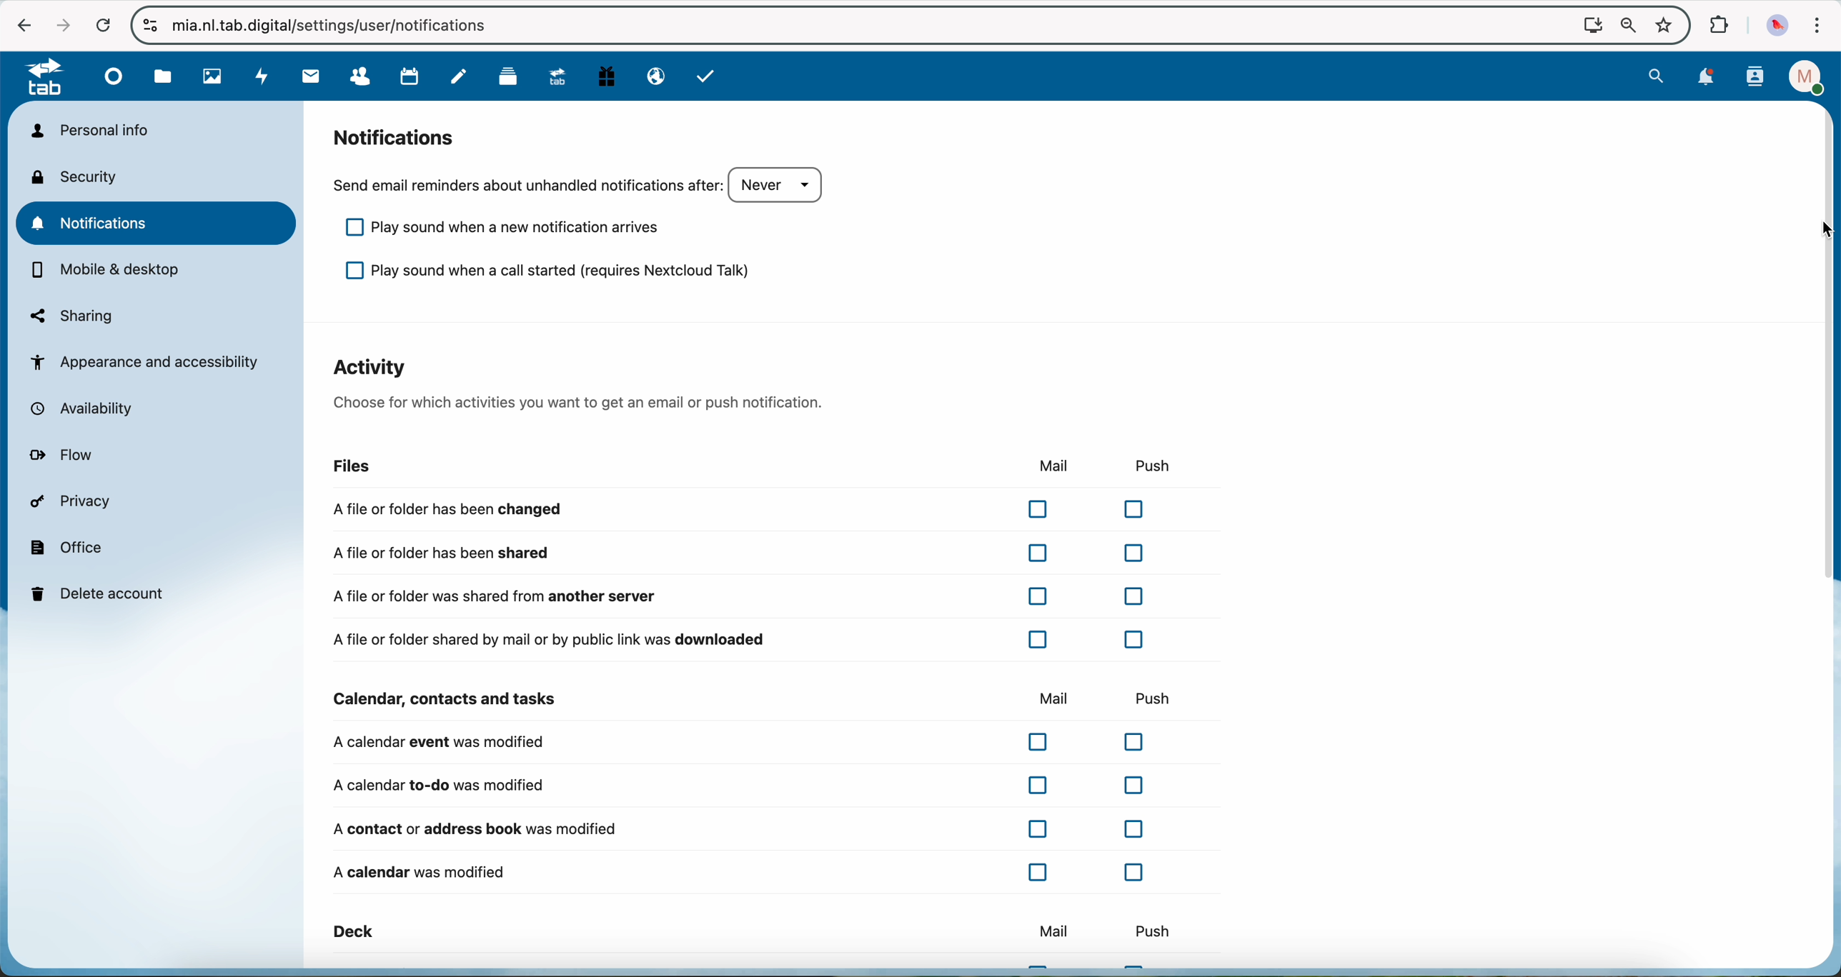 Image resolution: width=1841 pixels, height=977 pixels. Describe the element at coordinates (653, 77) in the screenshot. I see `email` at that location.